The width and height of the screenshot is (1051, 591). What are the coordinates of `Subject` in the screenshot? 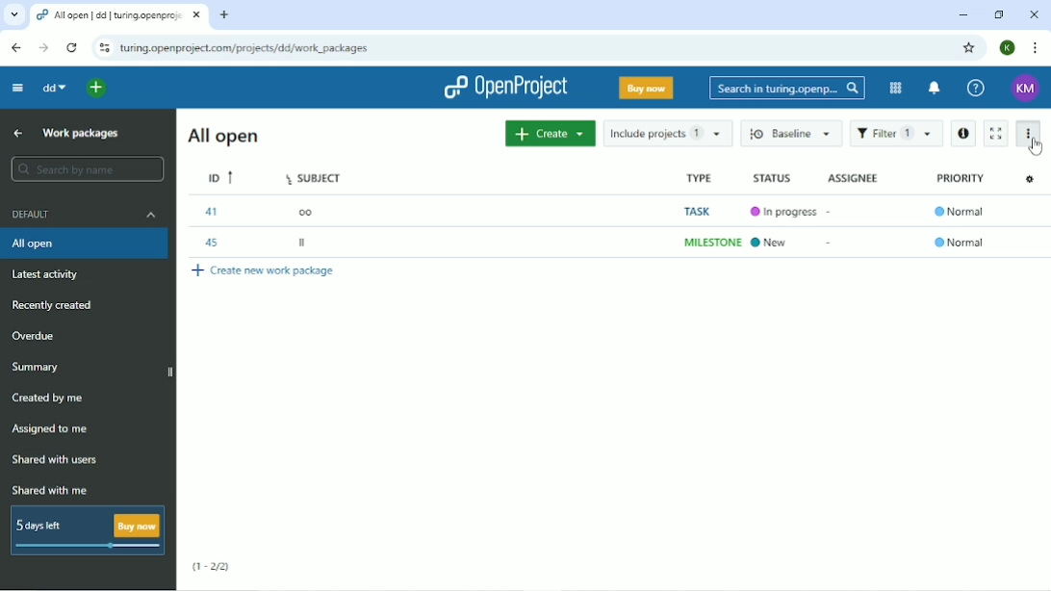 It's located at (315, 176).